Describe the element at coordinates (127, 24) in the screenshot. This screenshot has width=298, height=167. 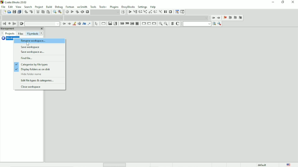
I see `Exit condition loop` at that location.